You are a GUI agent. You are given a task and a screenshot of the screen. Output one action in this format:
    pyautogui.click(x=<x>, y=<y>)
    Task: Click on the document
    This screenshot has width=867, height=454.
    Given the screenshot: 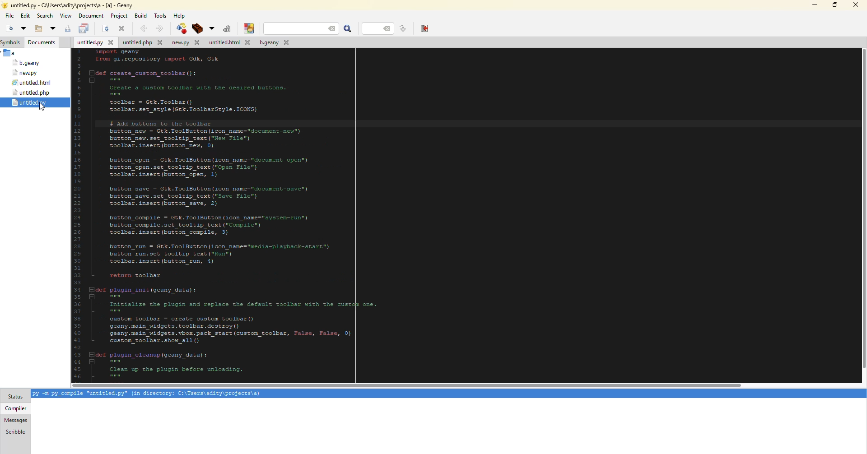 What is the action you would take?
    pyautogui.click(x=42, y=43)
    